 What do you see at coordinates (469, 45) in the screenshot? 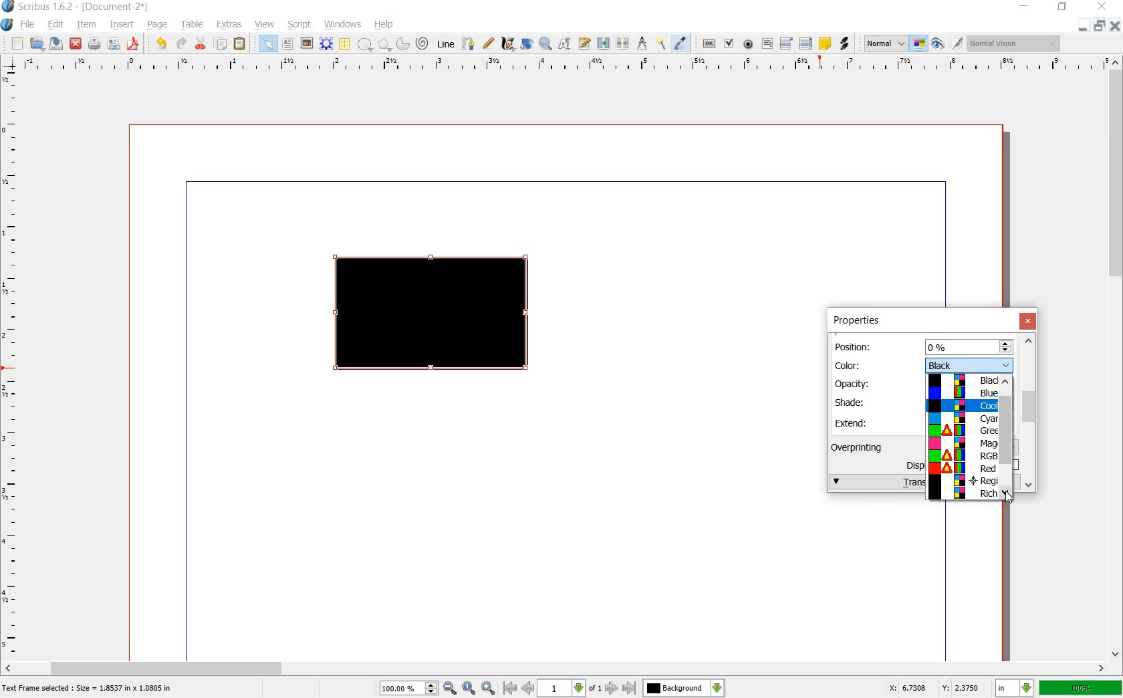
I see `bezier curve` at bounding box center [469, 45].